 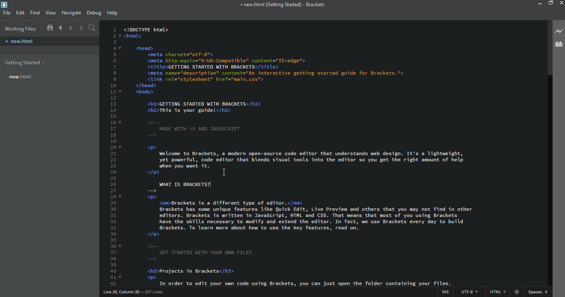 What do you see at coordinates (61, 28) in the screenshot?
I see `navigate back` at bounding box center [61, 28].